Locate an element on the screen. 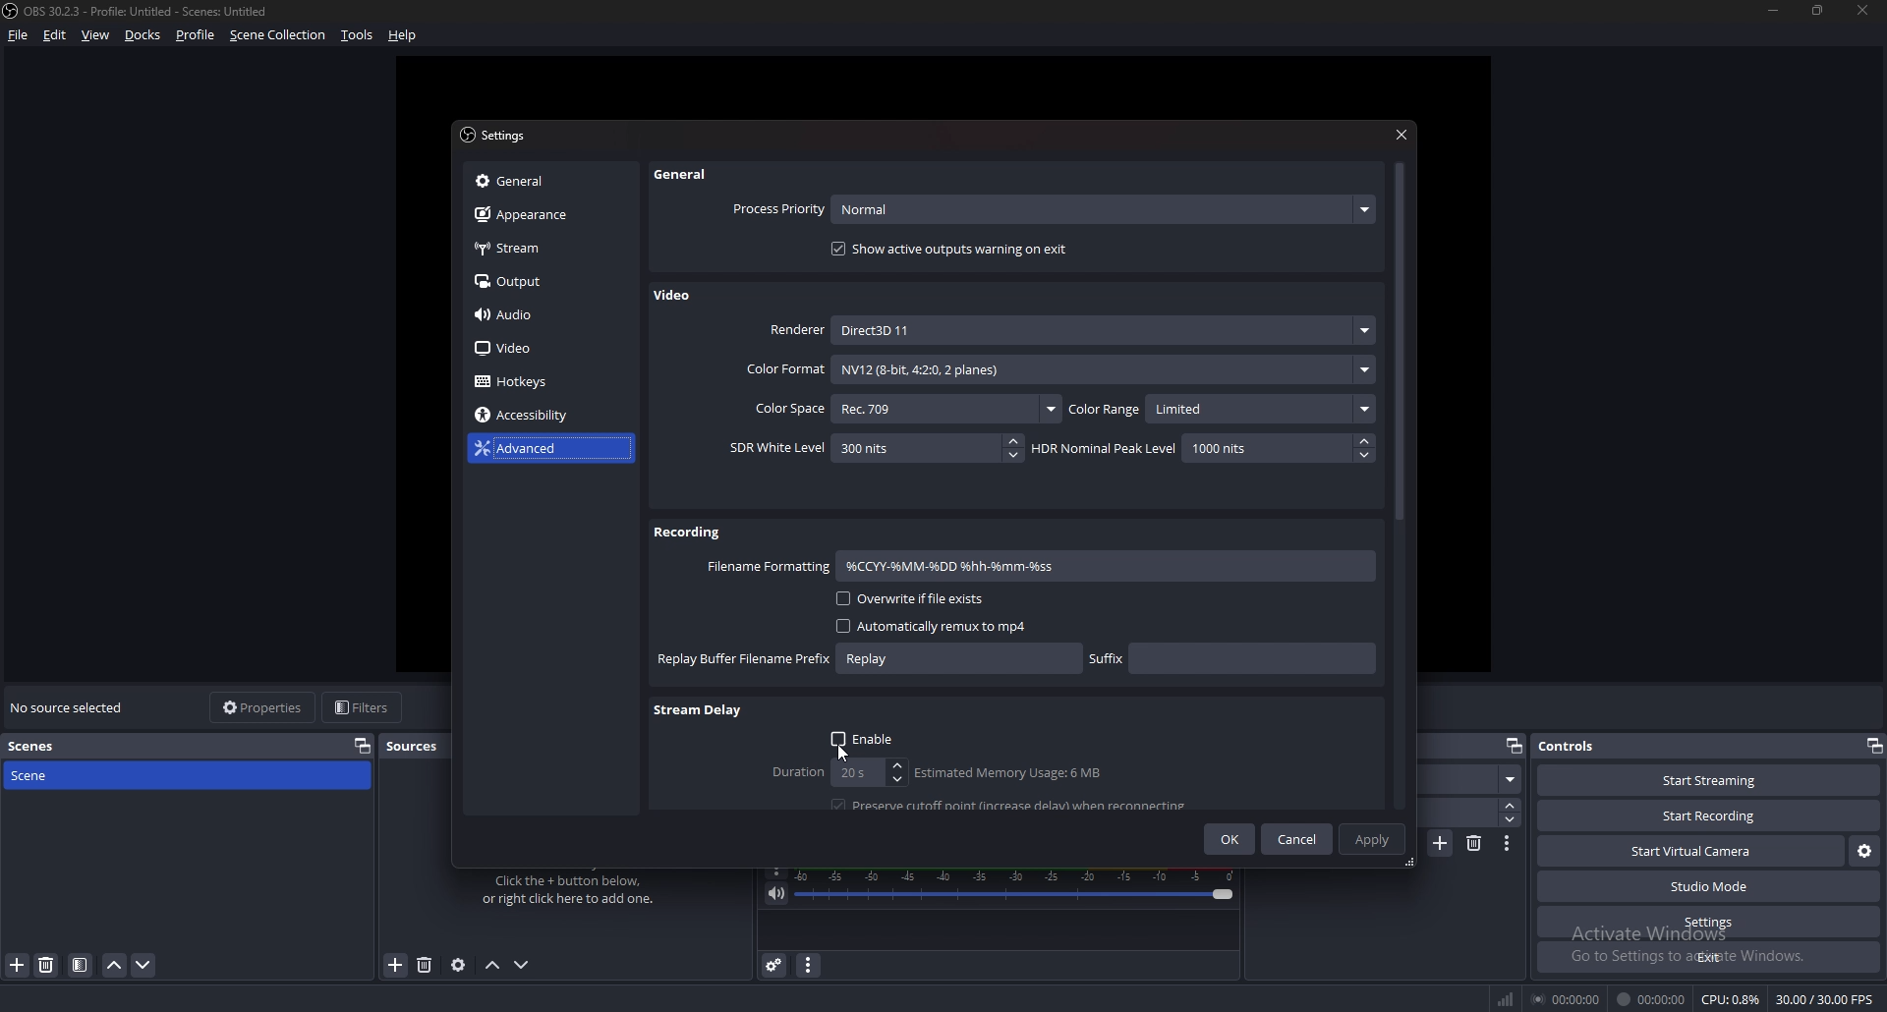 The image size is (1887, 1012). 00:00:00 is located at coordinates (1653, 999).